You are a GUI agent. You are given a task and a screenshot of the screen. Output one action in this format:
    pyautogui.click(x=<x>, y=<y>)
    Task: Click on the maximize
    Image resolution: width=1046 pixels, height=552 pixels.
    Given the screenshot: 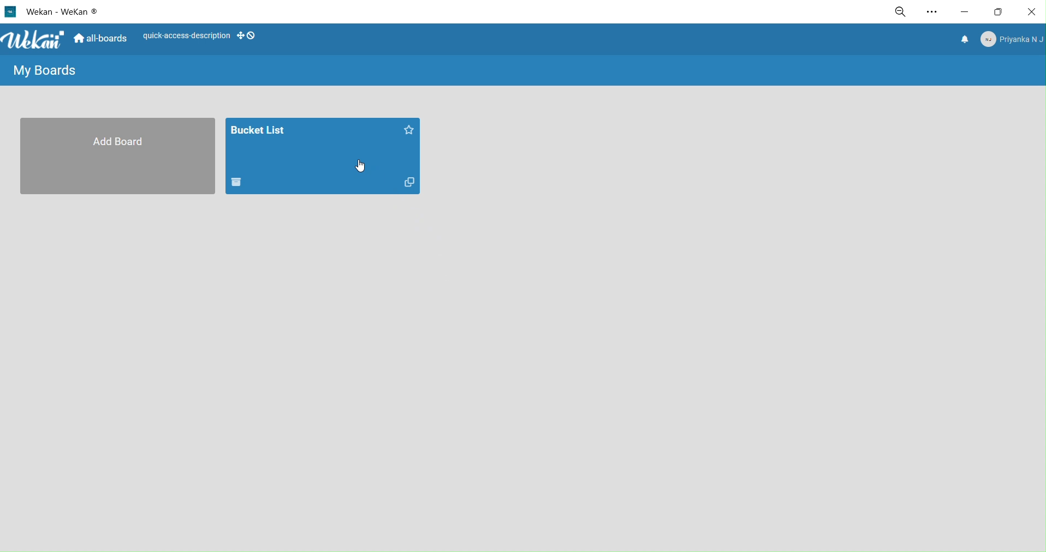 What is the action you would take?
    pyautogui.click(x=997, y=11)
    